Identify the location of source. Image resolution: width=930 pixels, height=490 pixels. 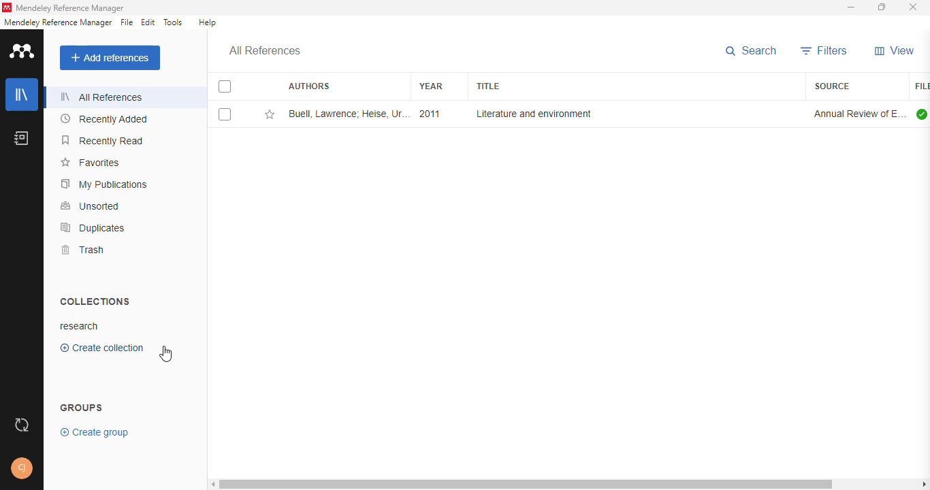
(832, 86).